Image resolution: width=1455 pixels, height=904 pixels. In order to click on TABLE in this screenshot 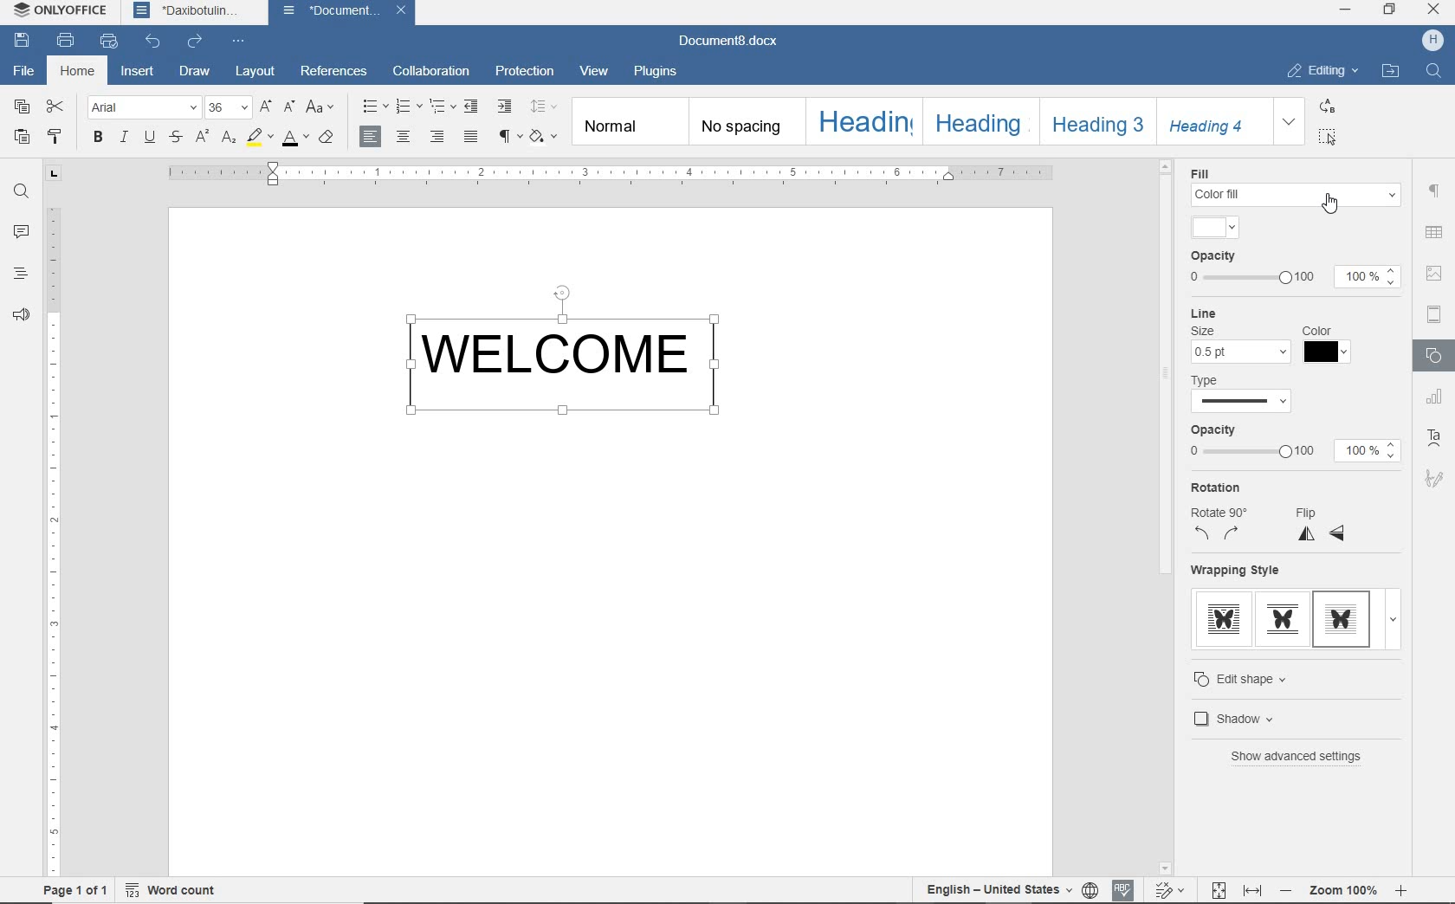, I will do `click(1433, 232)`.